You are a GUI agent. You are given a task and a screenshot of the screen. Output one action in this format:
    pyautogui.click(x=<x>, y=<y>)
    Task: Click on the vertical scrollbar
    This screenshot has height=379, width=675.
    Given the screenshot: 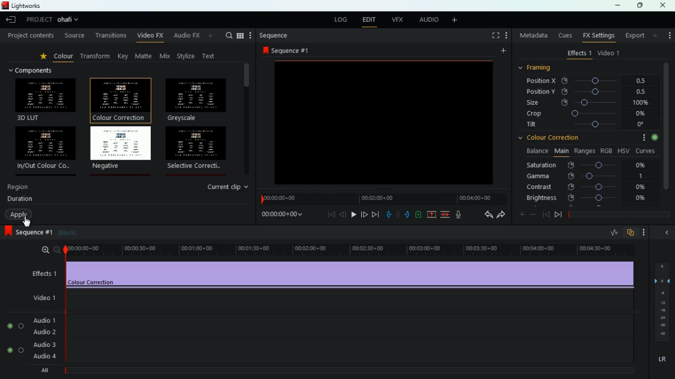 What is the action you would take?
    pyautogui.click(x=247, y=119)
    